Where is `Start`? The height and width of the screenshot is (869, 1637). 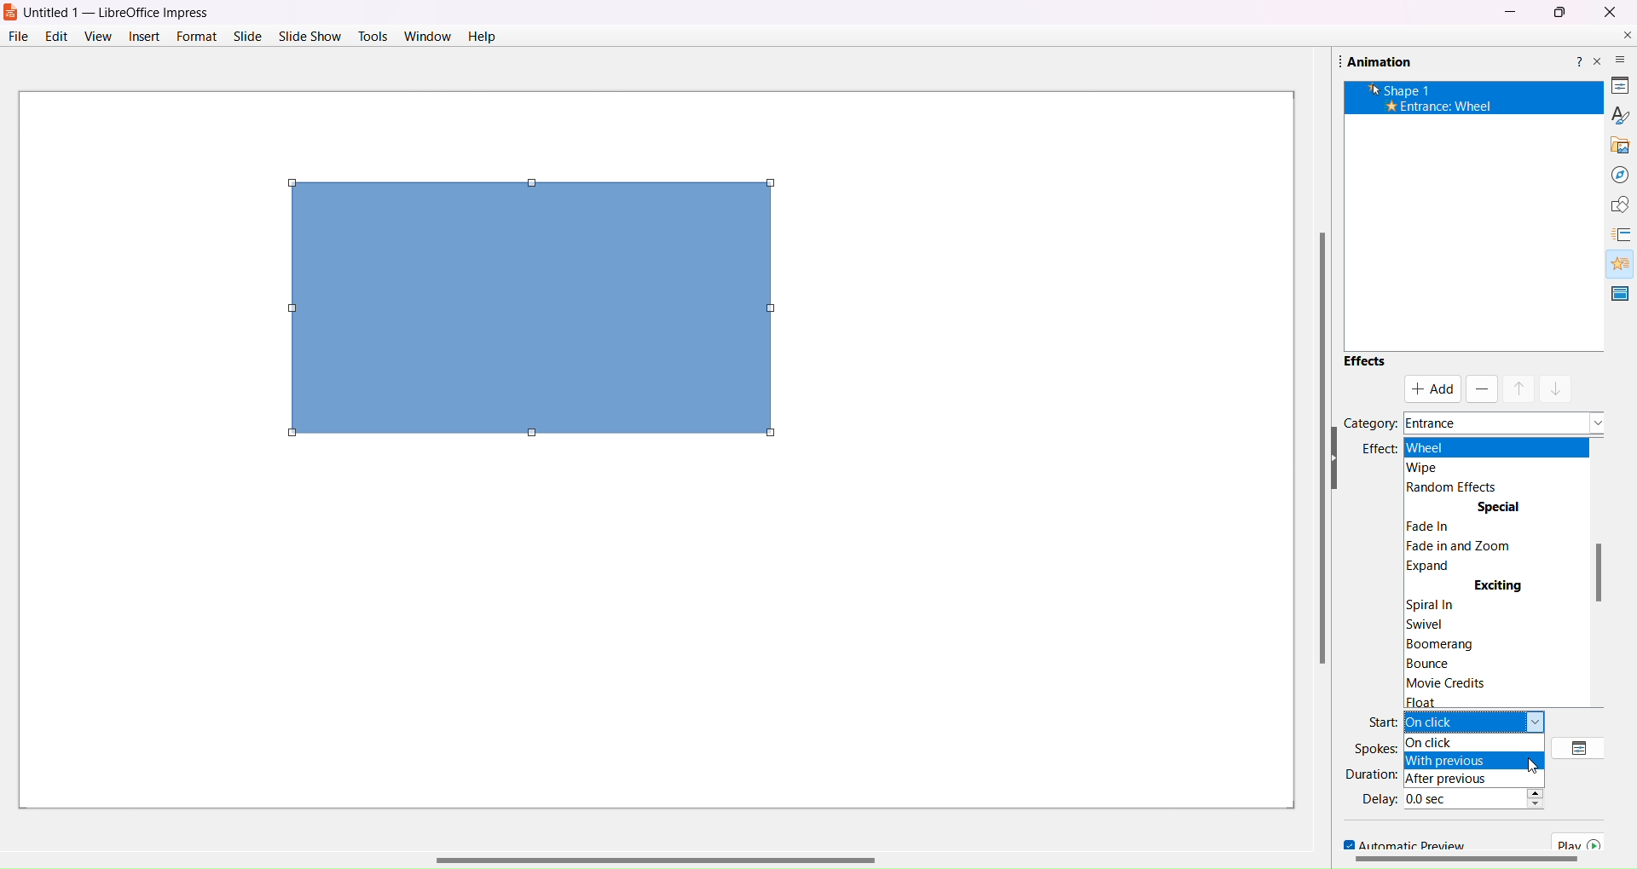 Start is located at coordinates (1380, 721).